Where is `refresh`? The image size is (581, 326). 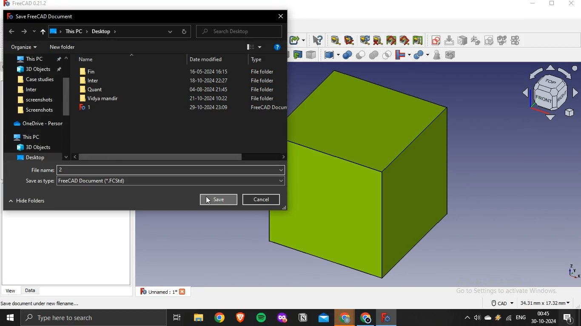 refresh is located at coordinates (365, 40).